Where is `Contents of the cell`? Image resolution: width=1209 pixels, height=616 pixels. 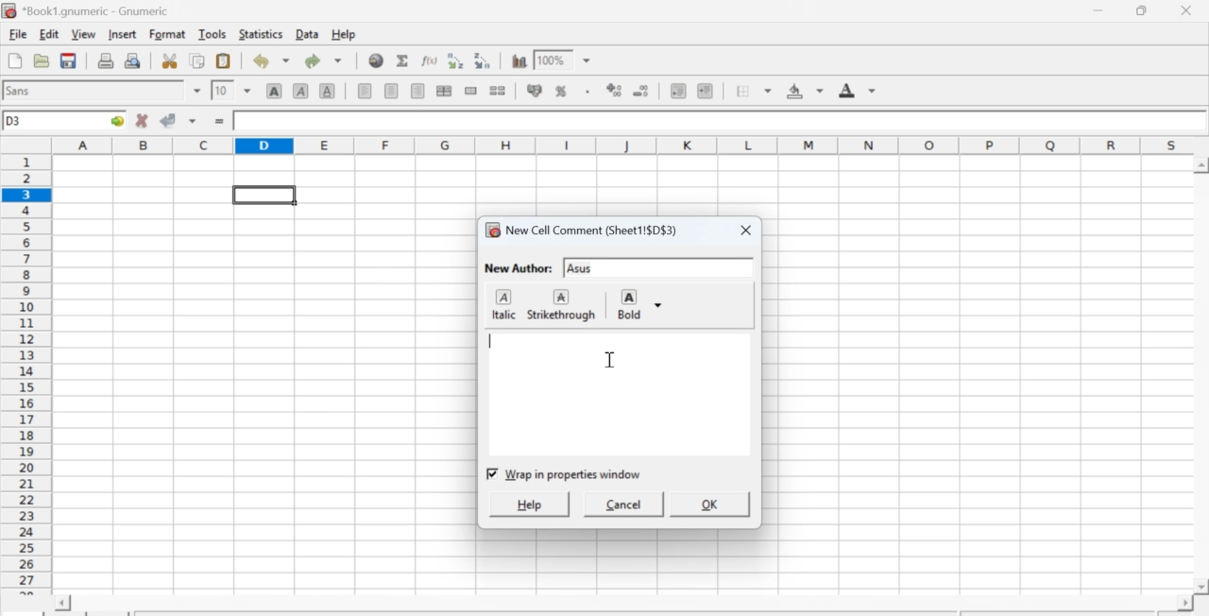 Contents of the cell is located at coordinates (712, 121).